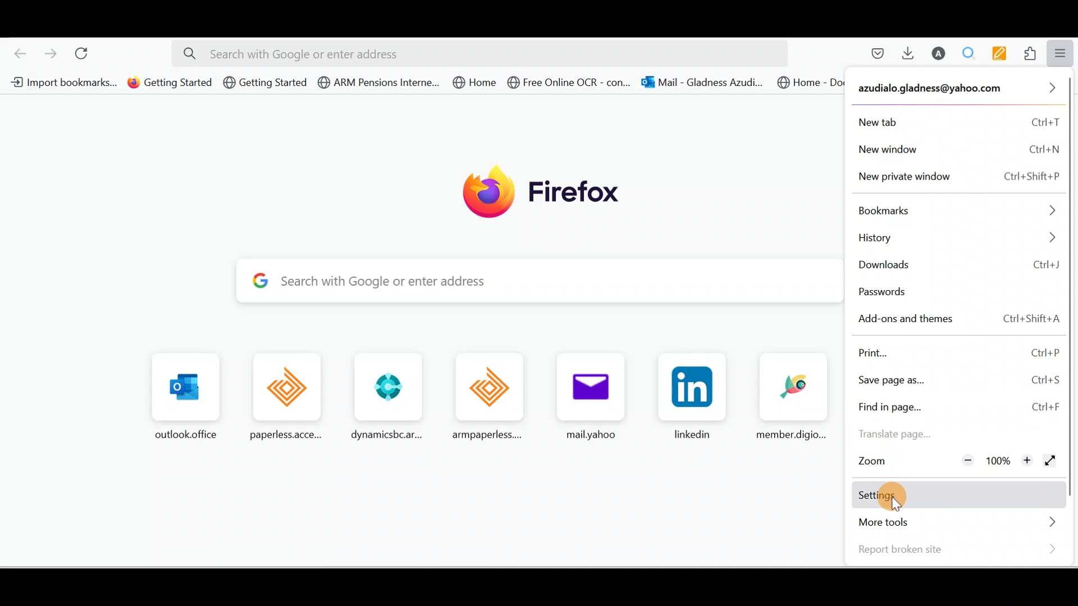 The width and height of the screenshot is (1078, 606). What do you see at coordinates (701, 84) in the screenshot?
I see `Bookmark 7` at bounding box center [701, 84].